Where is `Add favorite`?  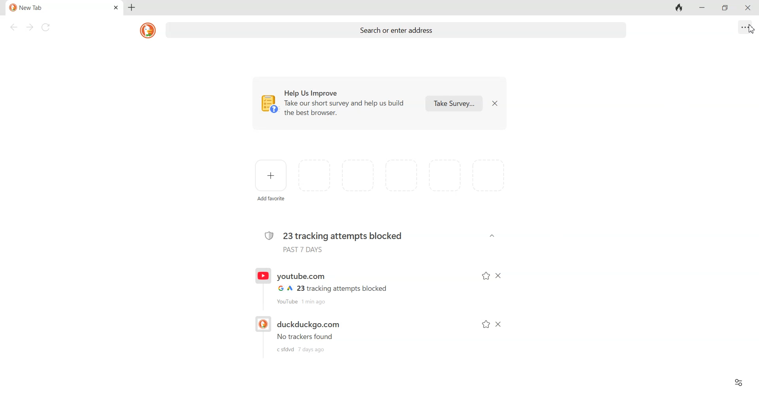
Add favorite is located at coordinates (272, 175).